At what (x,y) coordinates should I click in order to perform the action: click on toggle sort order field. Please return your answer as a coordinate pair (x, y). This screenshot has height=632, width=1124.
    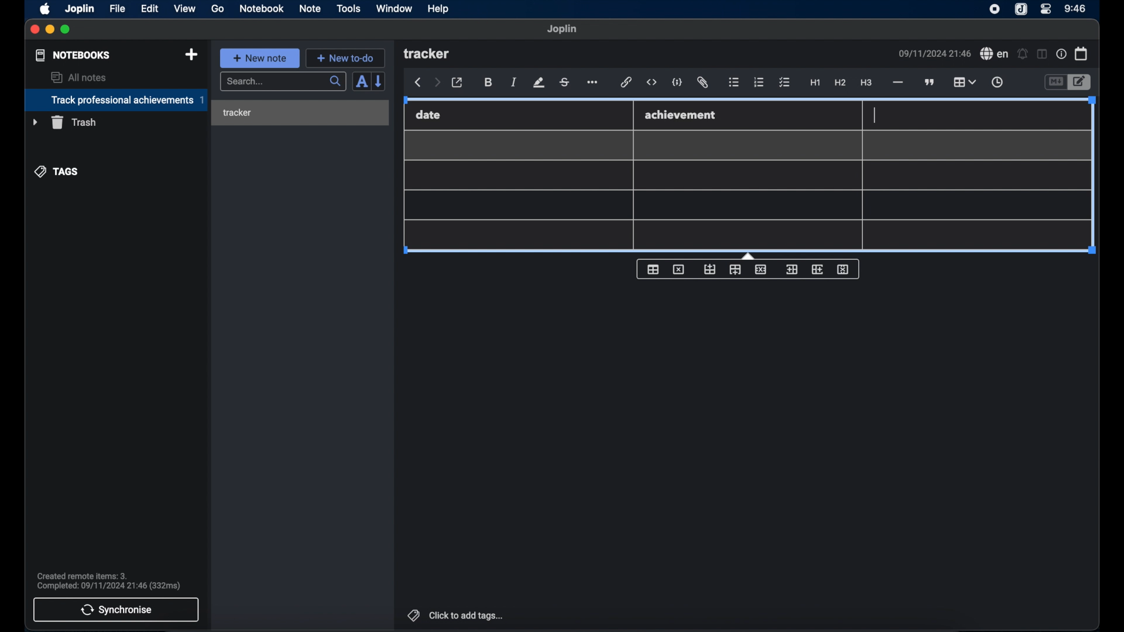
    Looking at the image, I should click on (360, 83).